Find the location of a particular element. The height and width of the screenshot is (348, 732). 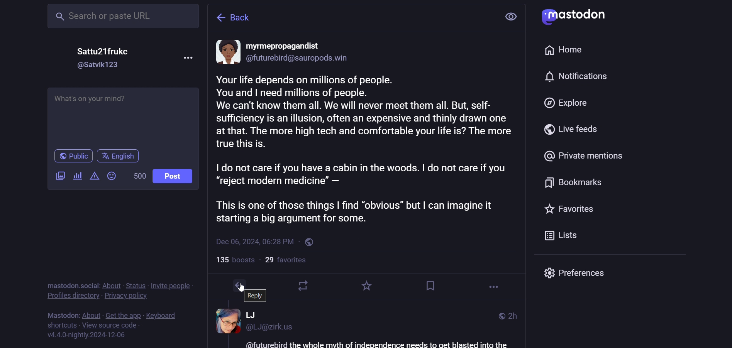

poll is located at coordinates (77, 176).